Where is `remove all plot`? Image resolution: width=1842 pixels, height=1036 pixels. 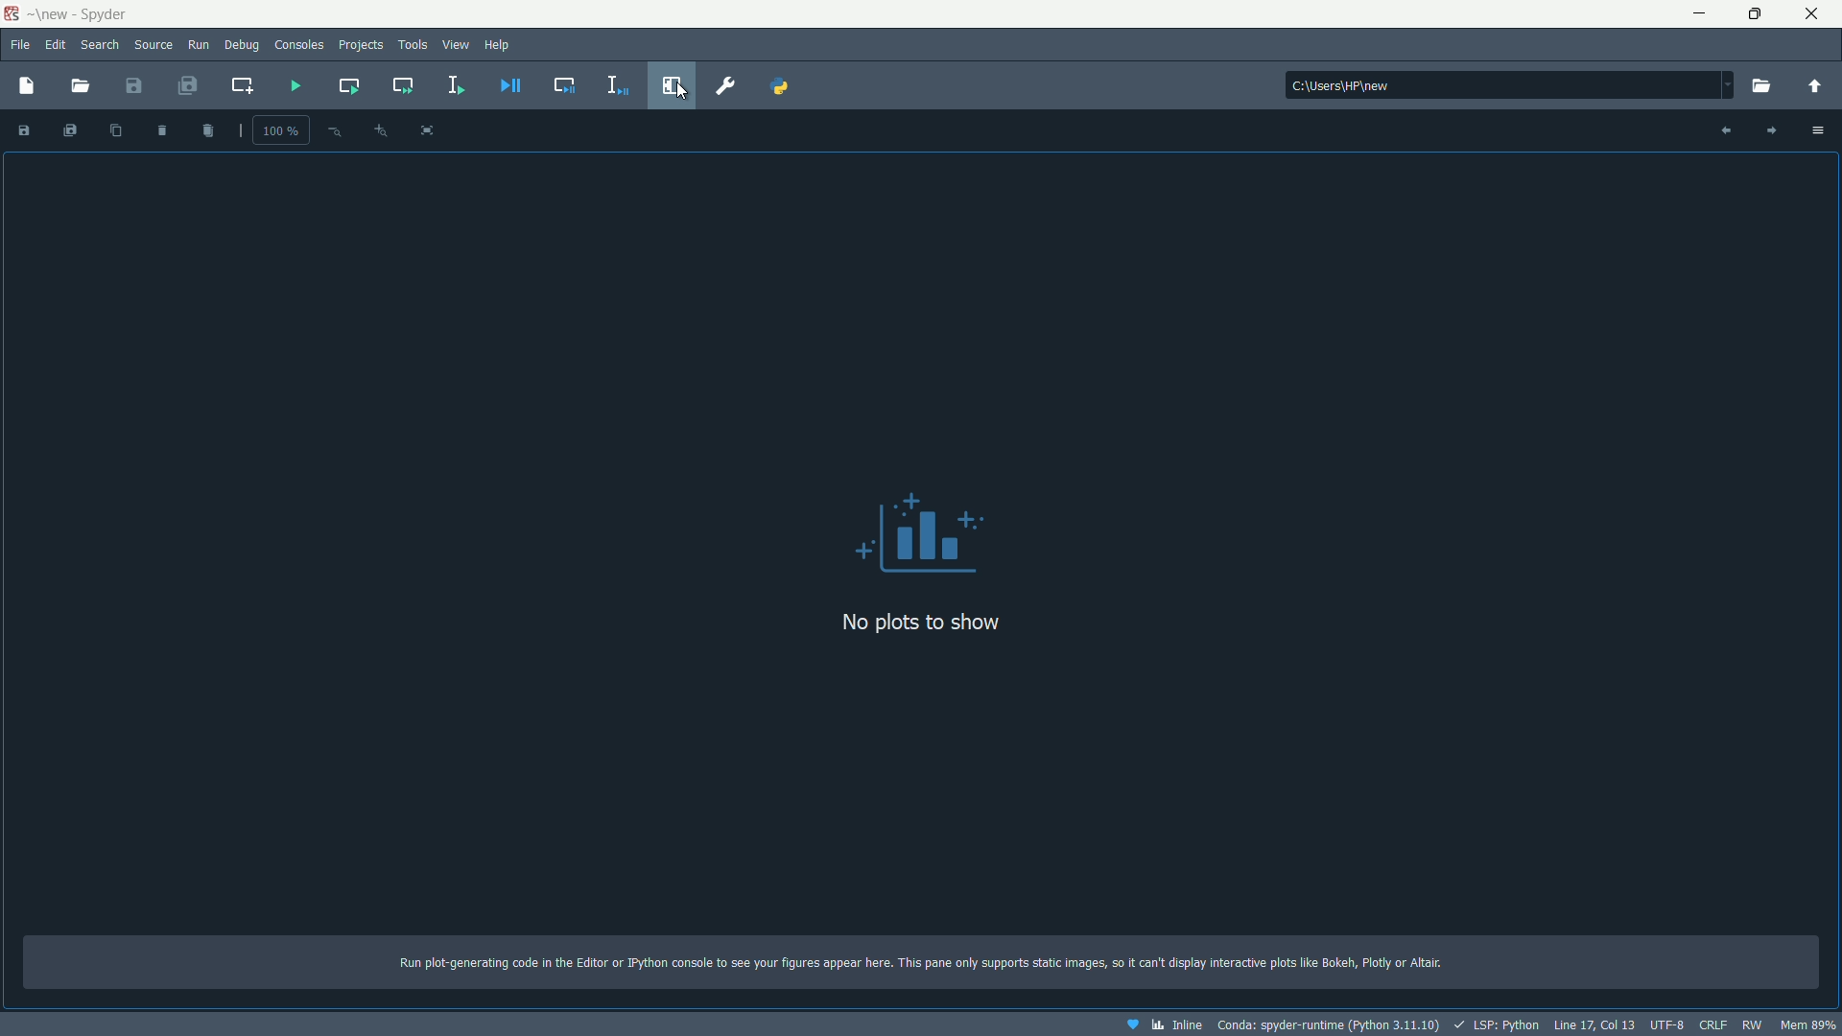
remove all plot is located at coordinates (211, 130).